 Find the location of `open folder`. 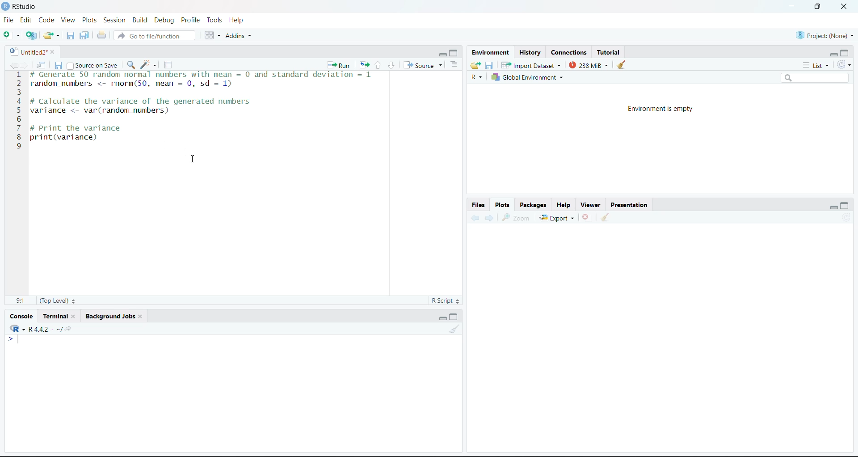

open folder is located at coordinates (476, 65).